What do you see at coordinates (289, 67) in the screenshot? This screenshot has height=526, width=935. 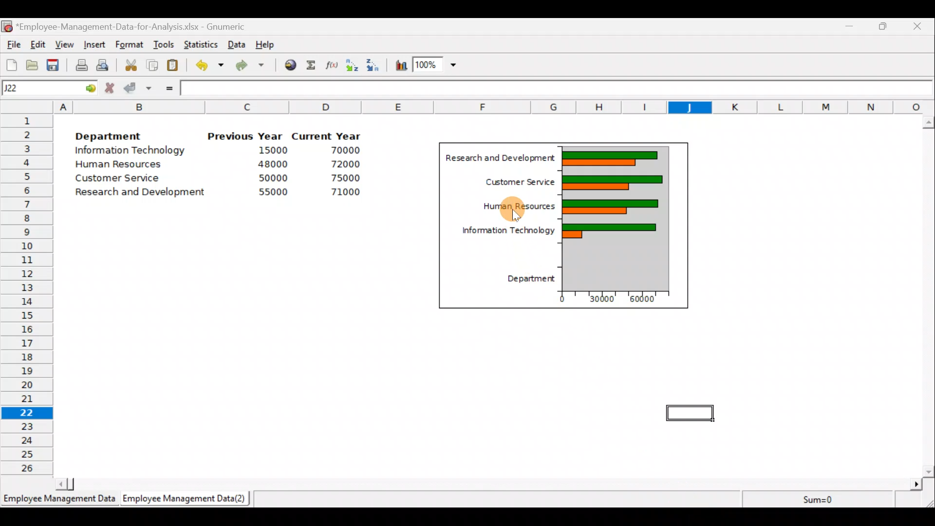 I see `Insert hyperlink` at bounding box center [289, 67].